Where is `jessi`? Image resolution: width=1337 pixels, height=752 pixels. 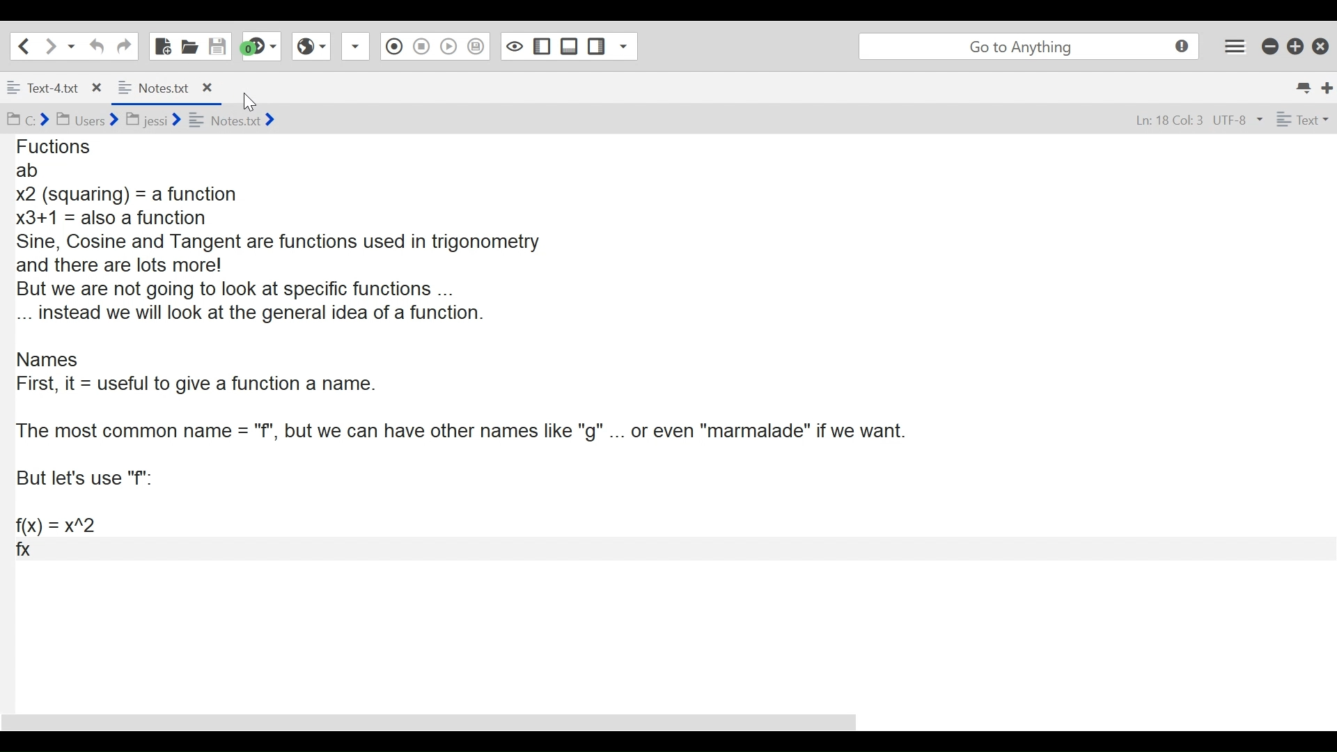 jessi is located at coordinates (155, 117).